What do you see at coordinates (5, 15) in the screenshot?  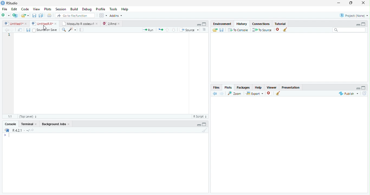 I see `New File` at bounding box center [5, 15].